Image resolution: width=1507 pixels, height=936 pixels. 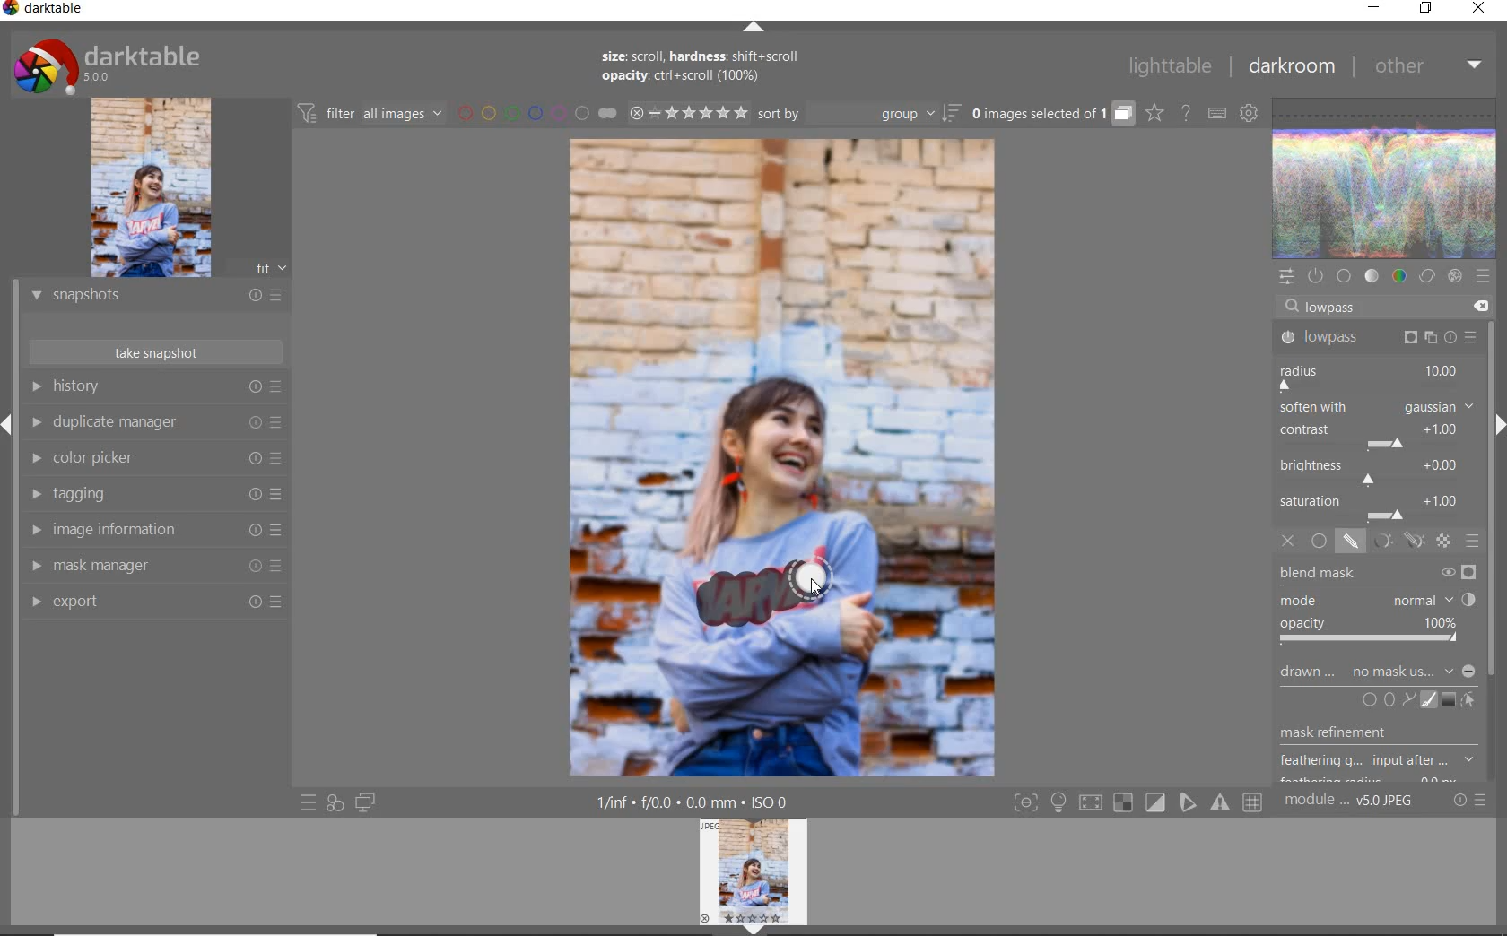 What do you see at coordinates (536, 114) in the screenshot?
I see `filter images by color labels` at bounding box center [536, 114].